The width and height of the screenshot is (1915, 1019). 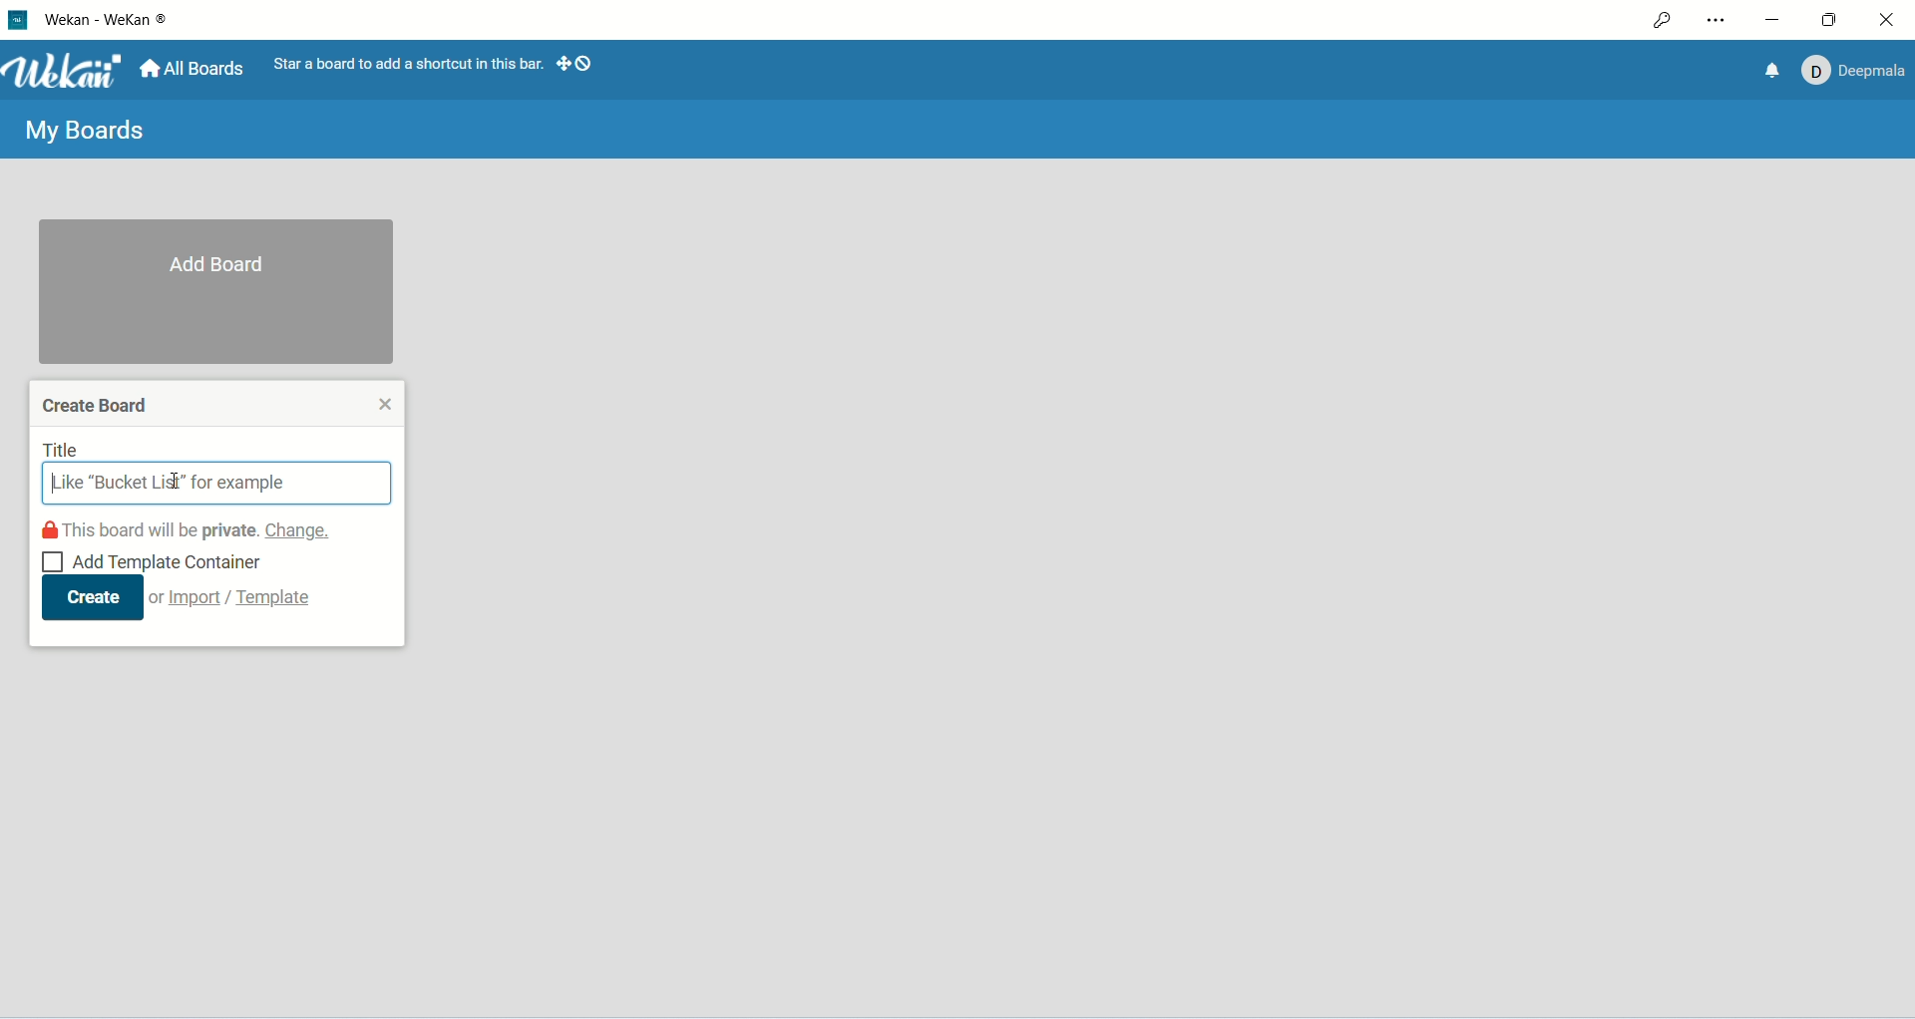 What do you see at coordinates (1849, 72) in the screenshot?
I see `Account: Deepmala` at bounding box center [1849, 72].